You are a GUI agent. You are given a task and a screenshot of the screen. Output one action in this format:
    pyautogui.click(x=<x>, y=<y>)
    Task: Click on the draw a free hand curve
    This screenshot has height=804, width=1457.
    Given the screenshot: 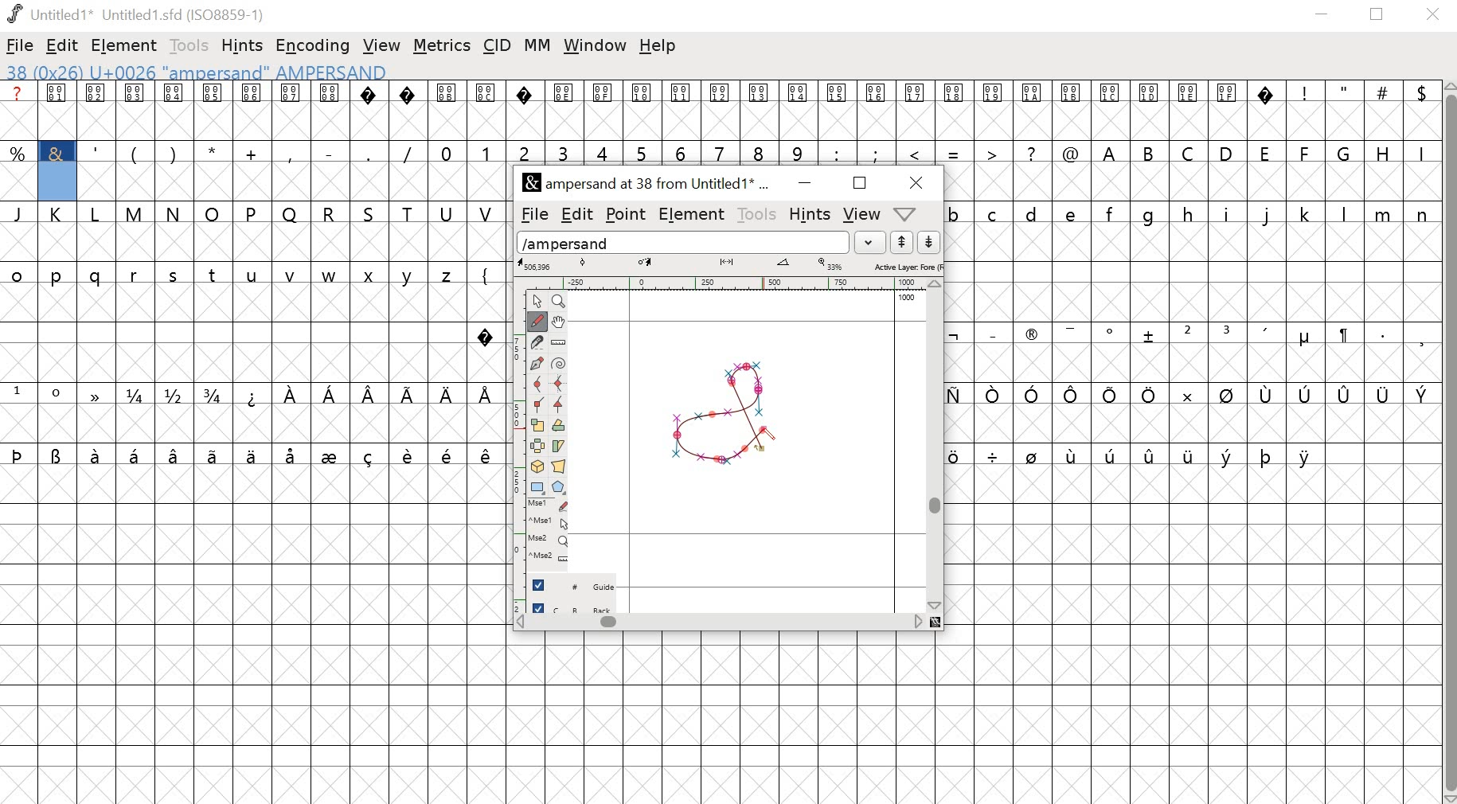 What is the action you would take?
    pyautogui.click(x=536, y=321)
    